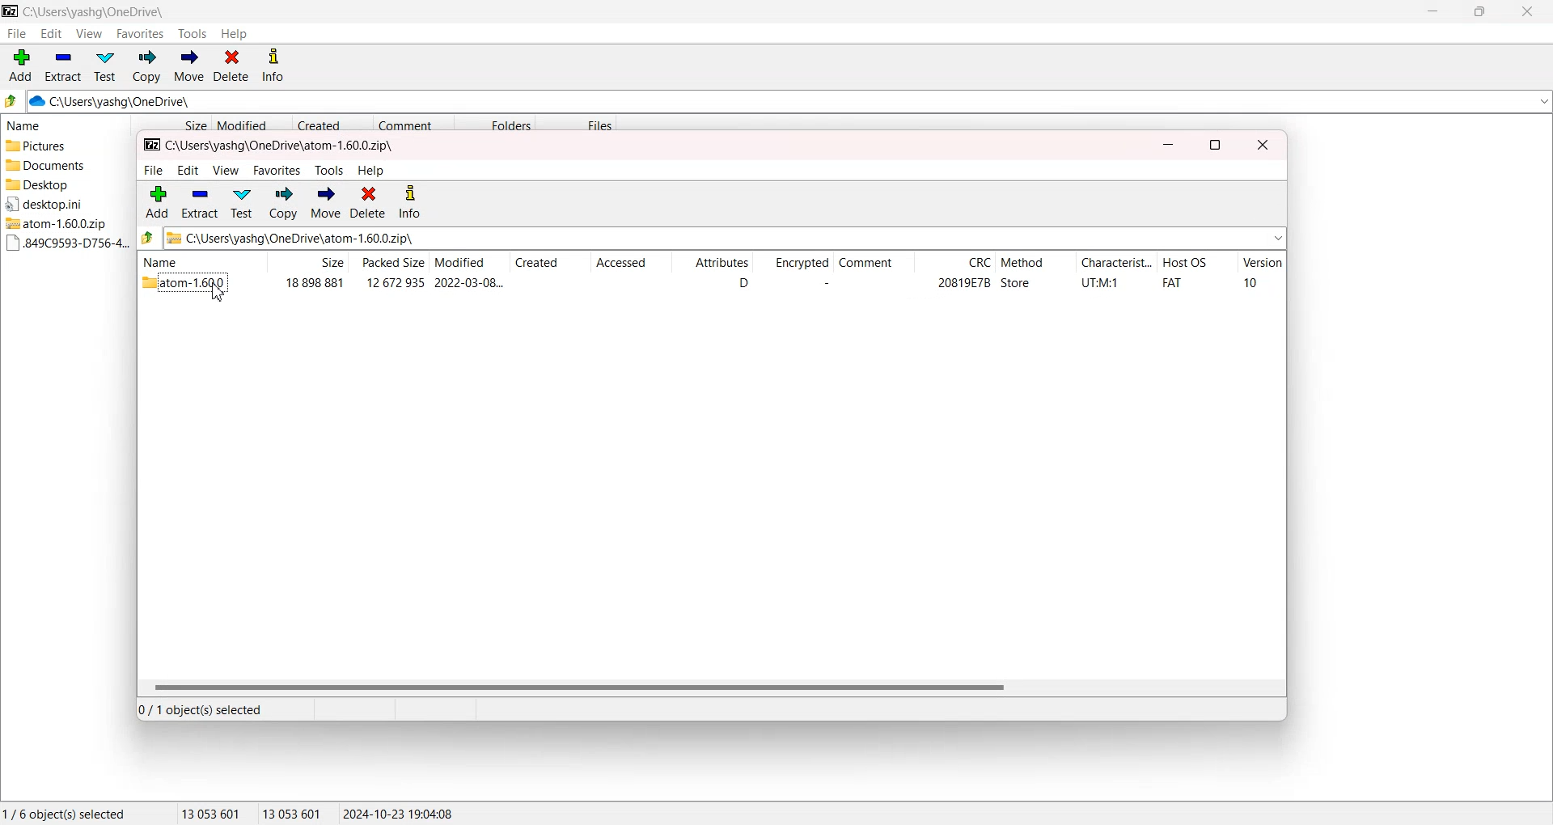  I want to click on Favorites, so click(141, 33).